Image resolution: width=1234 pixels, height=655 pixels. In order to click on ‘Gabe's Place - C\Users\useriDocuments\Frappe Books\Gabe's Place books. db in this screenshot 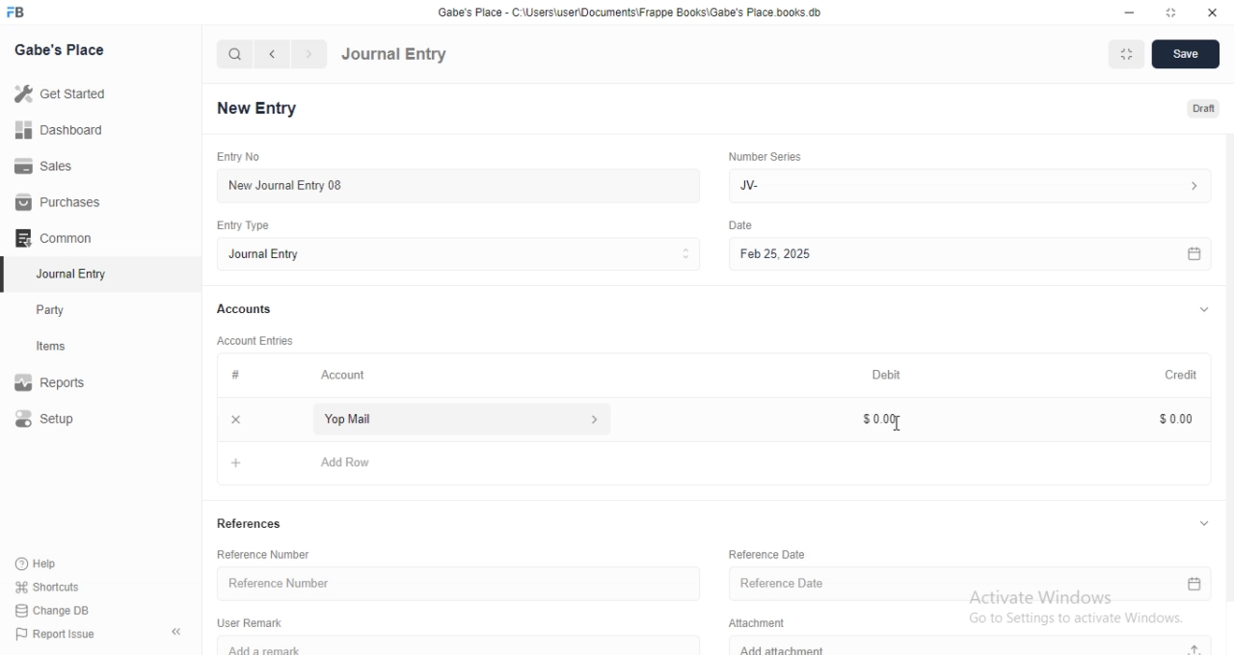, I will do `click(627, 10)`.